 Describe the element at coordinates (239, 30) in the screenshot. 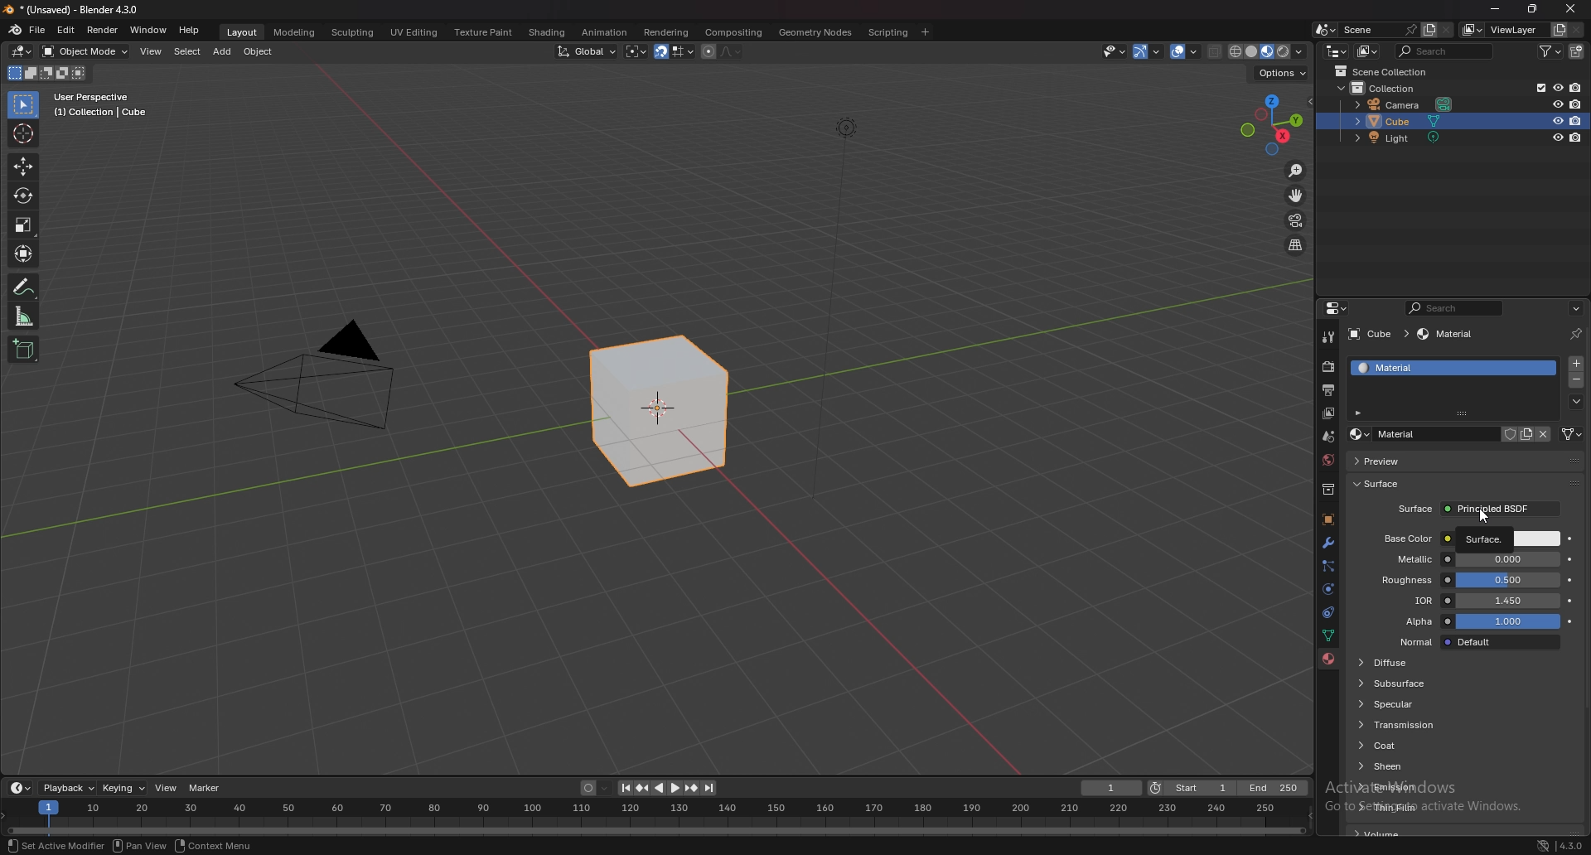

I see `layout` at that location.